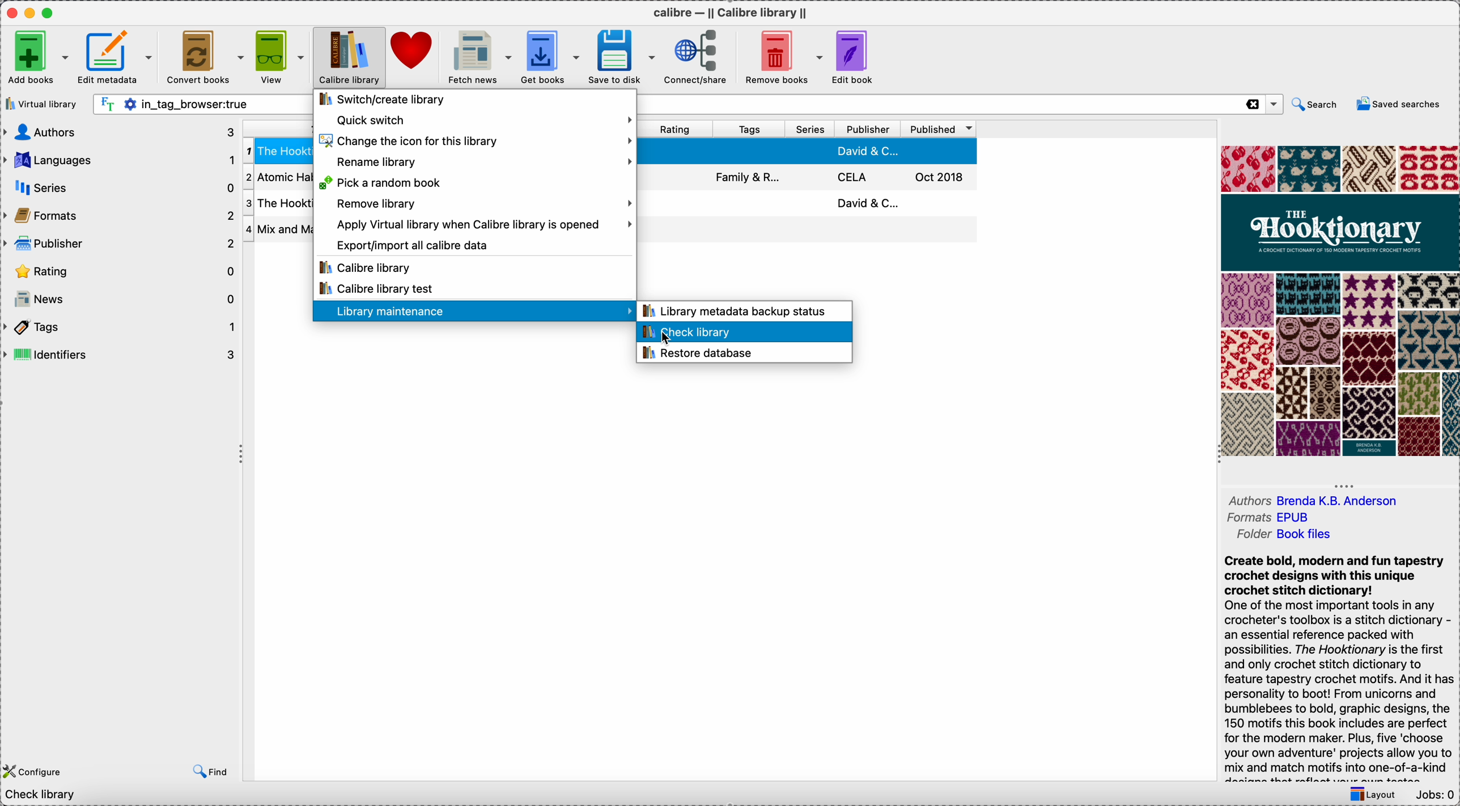 The width and height of the screenshot is (1460, 806). I want to click on synopsis, so click(1340, 668).